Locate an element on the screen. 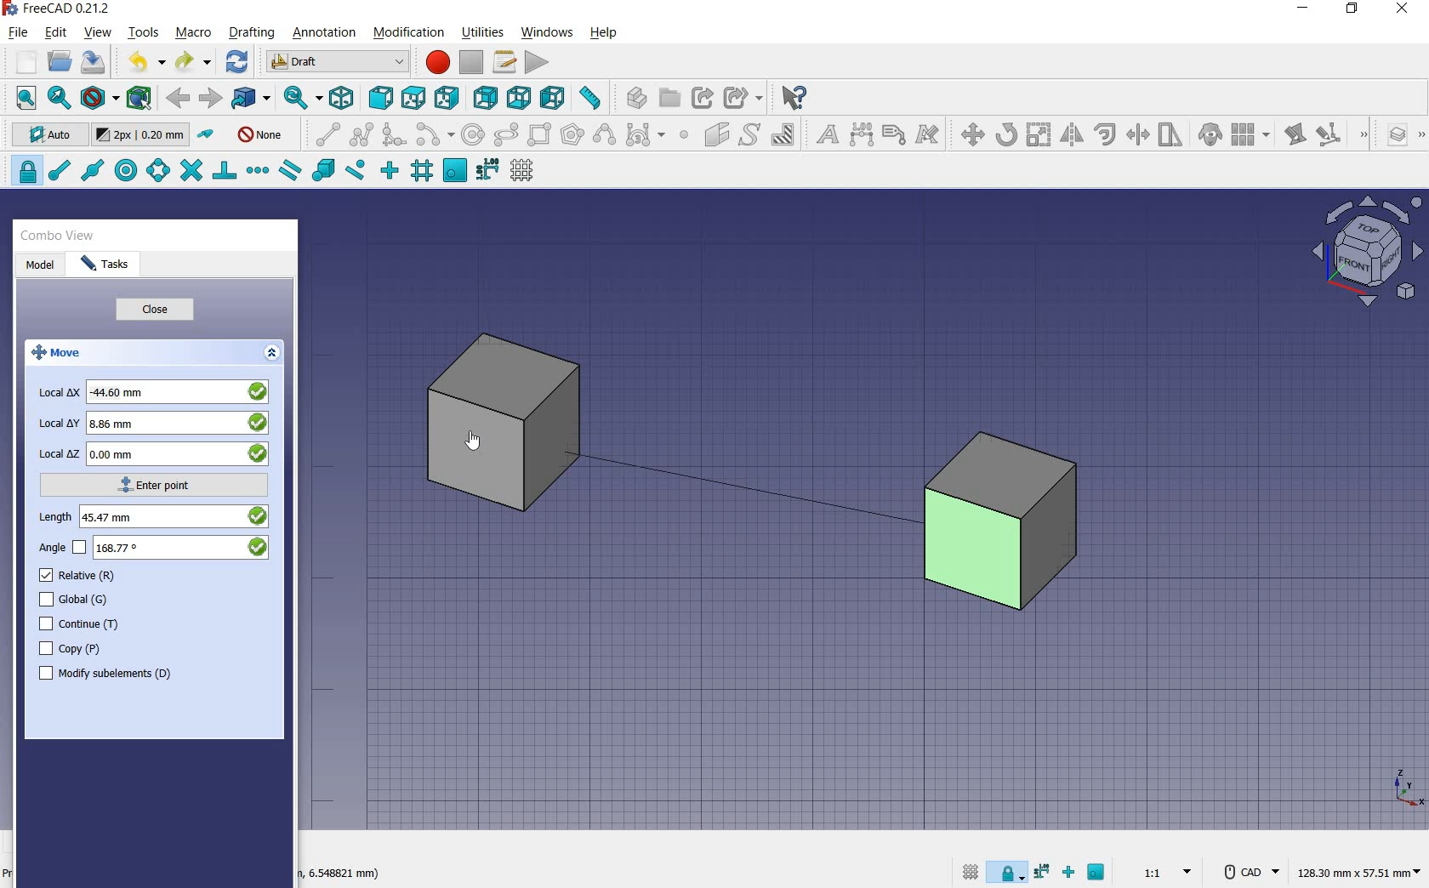 This screenshot has width=1429, height=888. snap ortho is located at coordinates (388, 169).